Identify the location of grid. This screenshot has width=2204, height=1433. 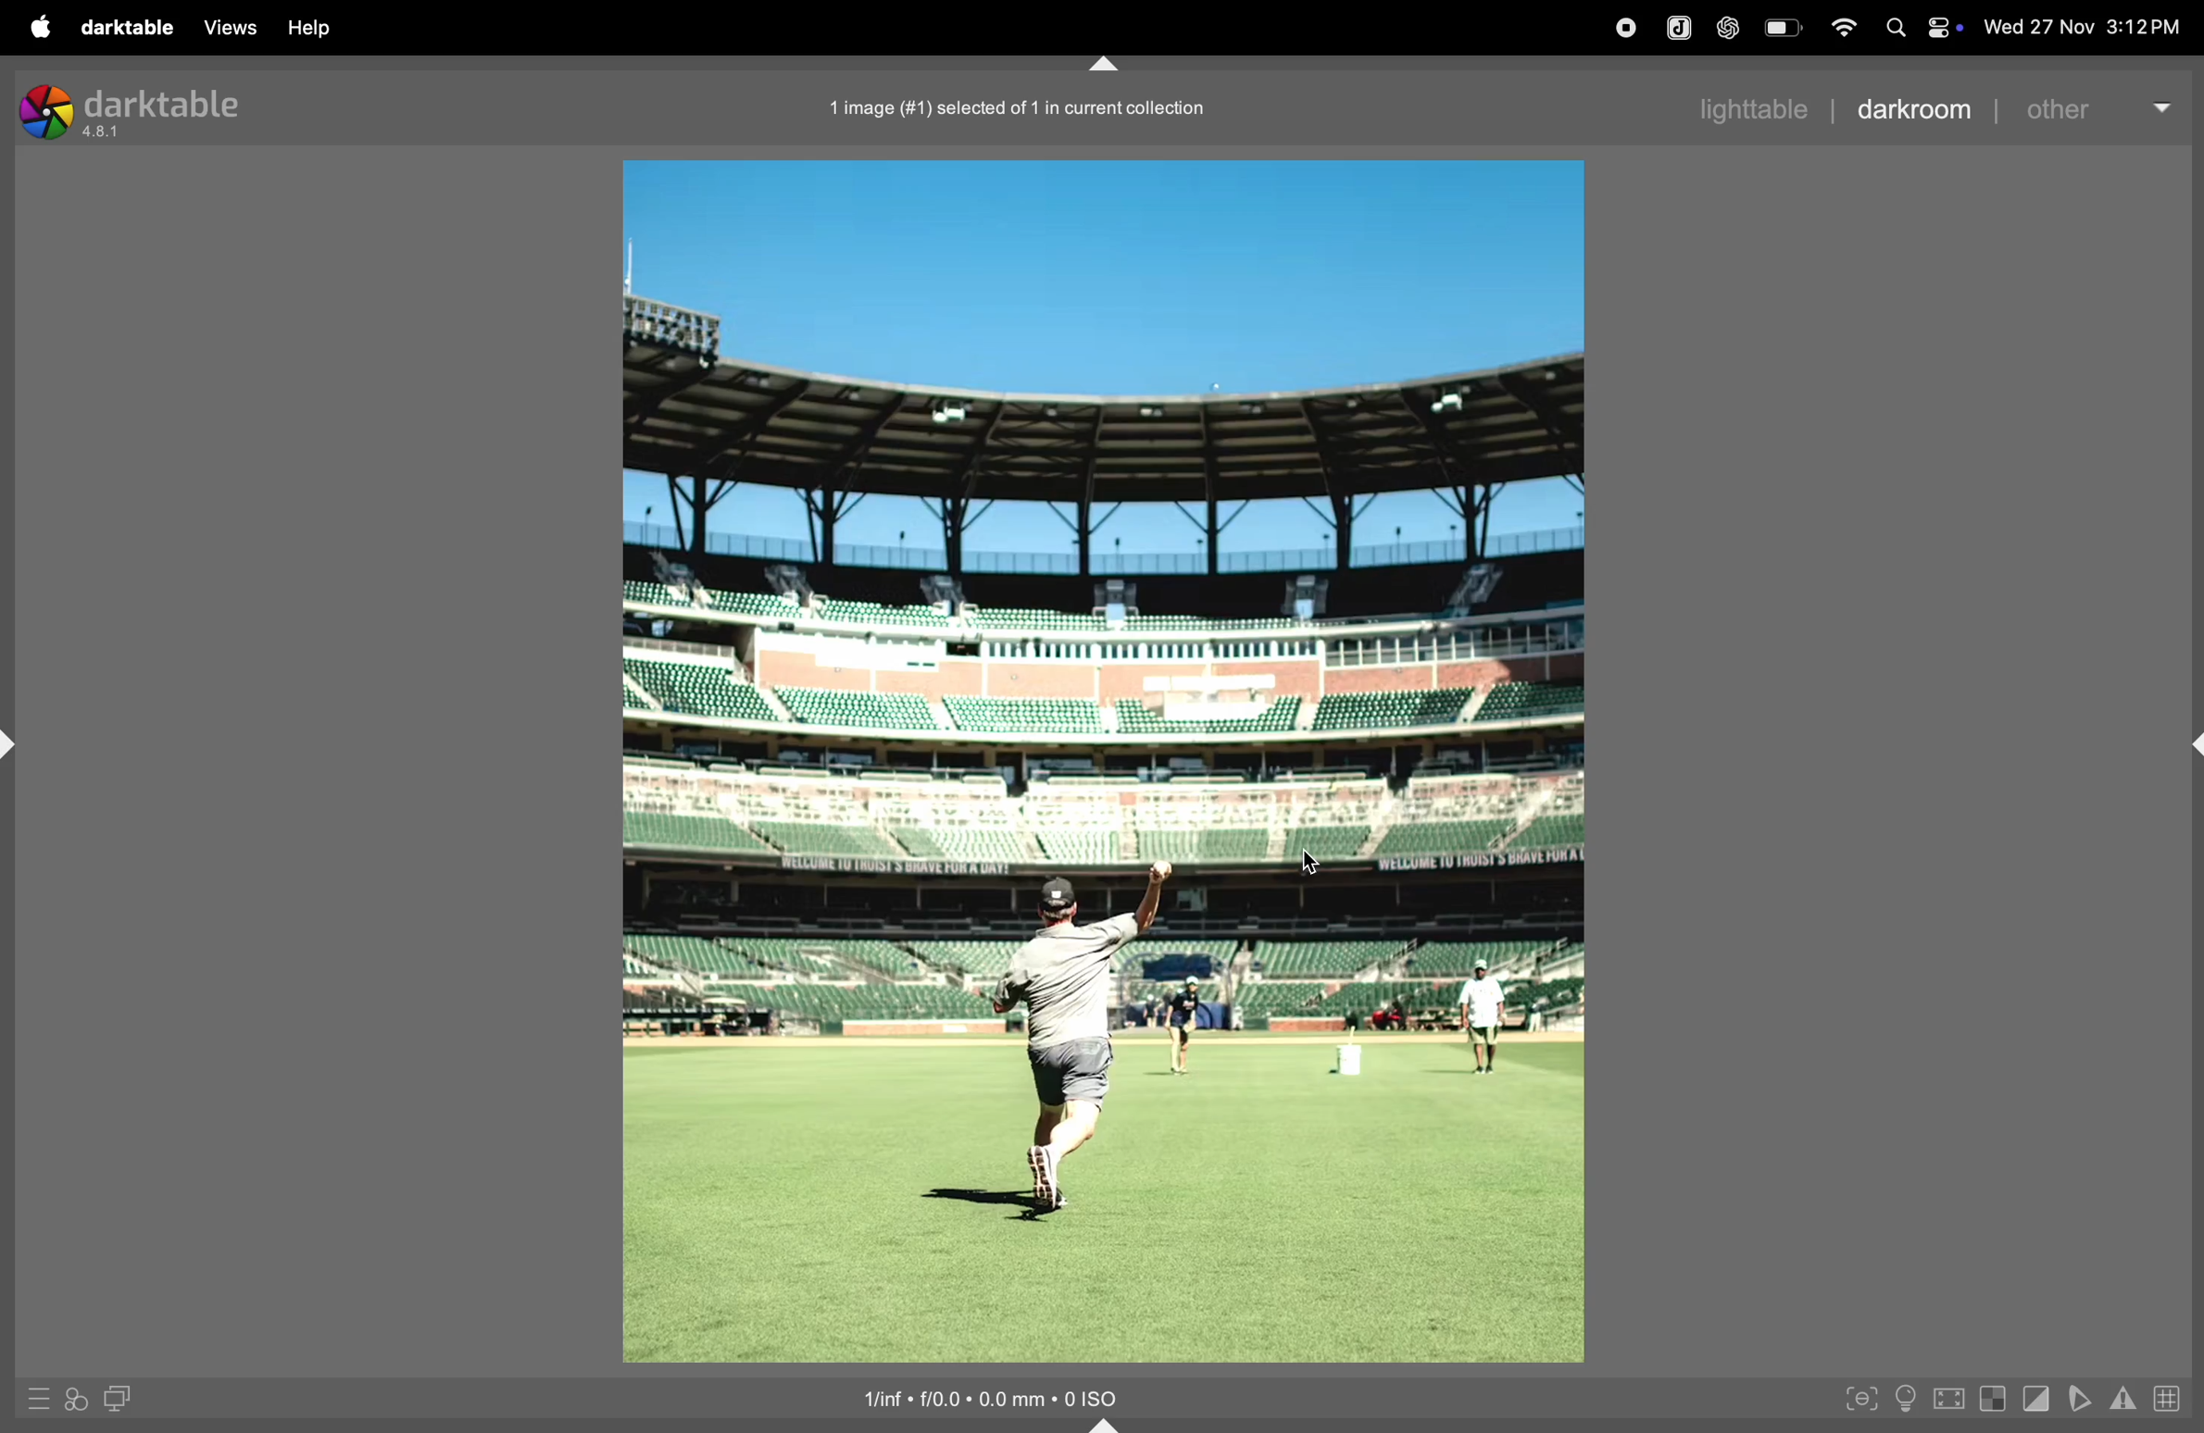
(2172, 1397).